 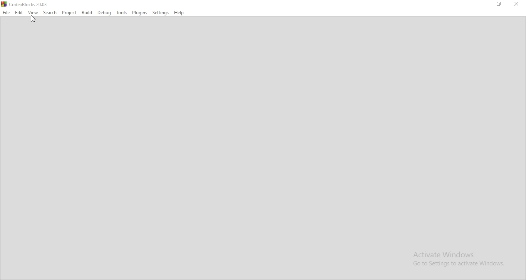 What do you see at coordinates (161, 13) in the screenshot?
I see `Settings ` at bounding box center [161, 13].